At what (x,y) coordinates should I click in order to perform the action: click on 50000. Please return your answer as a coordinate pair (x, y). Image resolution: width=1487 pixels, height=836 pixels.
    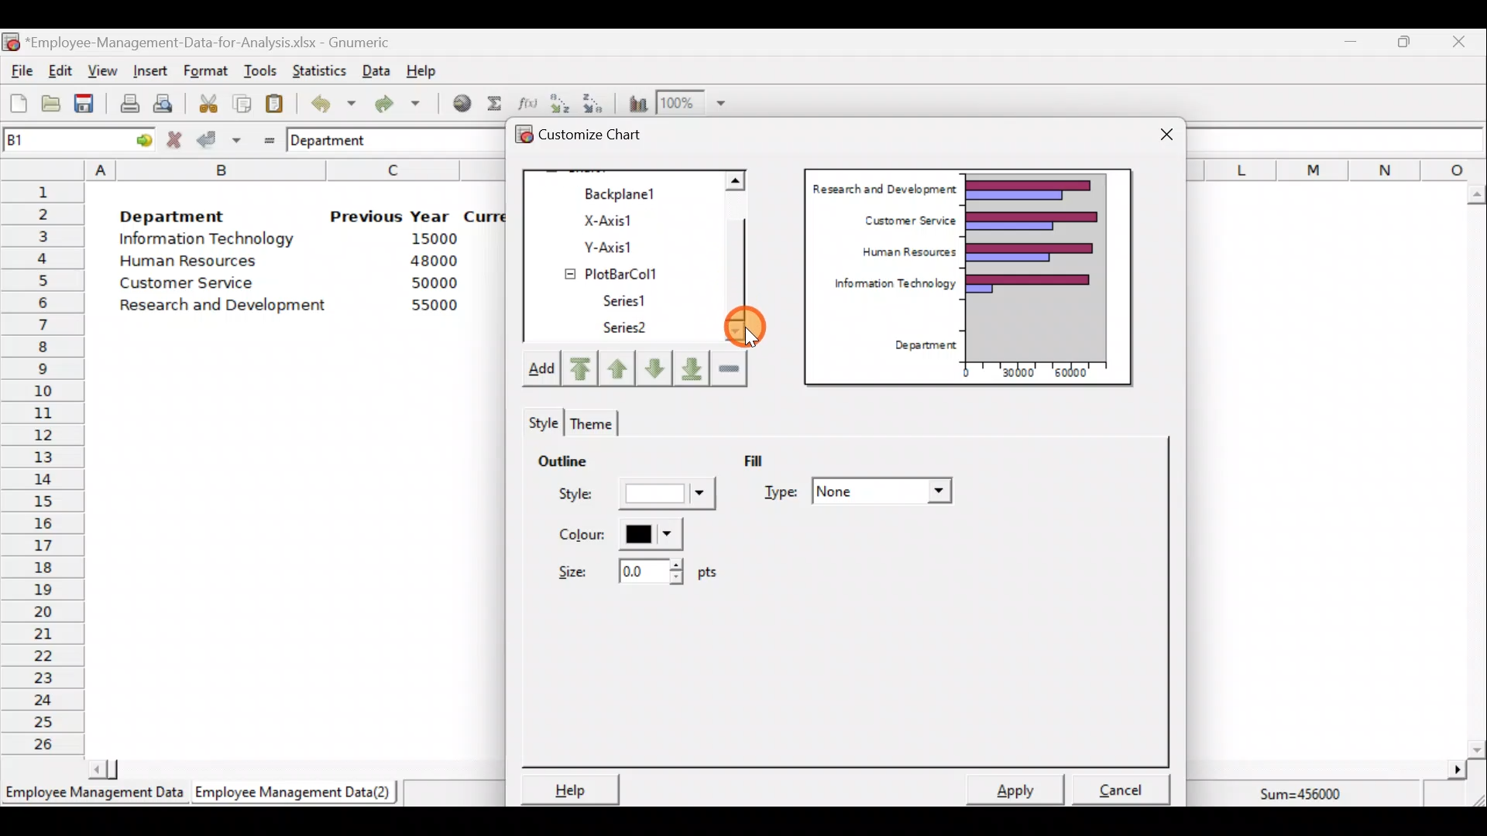
    Looking at the image, I should click on (438, 283).